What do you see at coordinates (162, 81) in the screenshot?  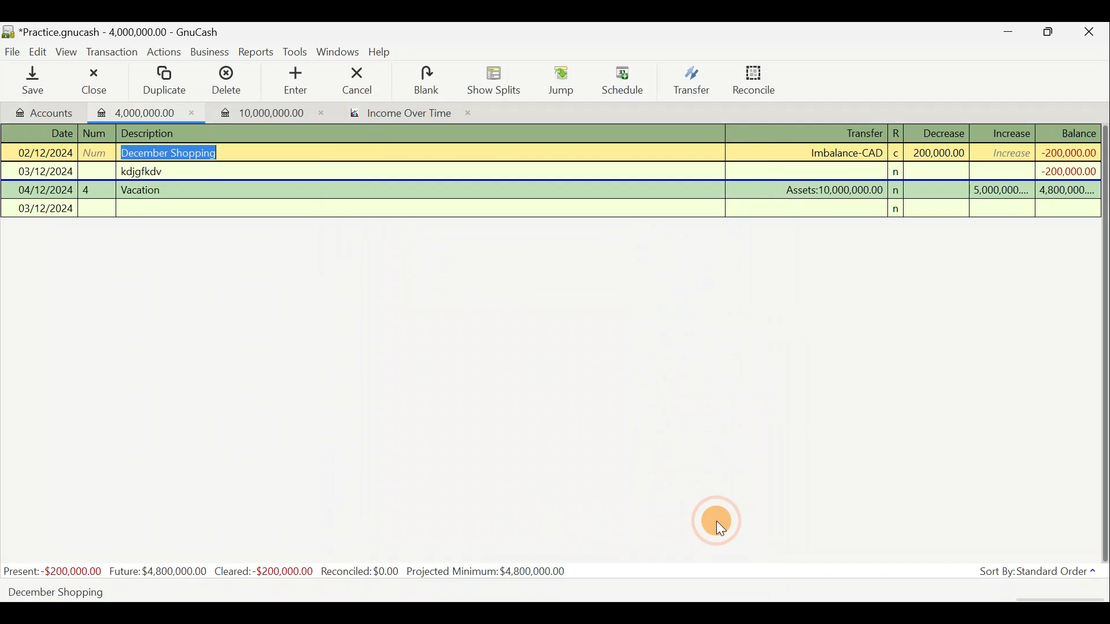 I see `Duplicate` at bounding box center [162, 81].